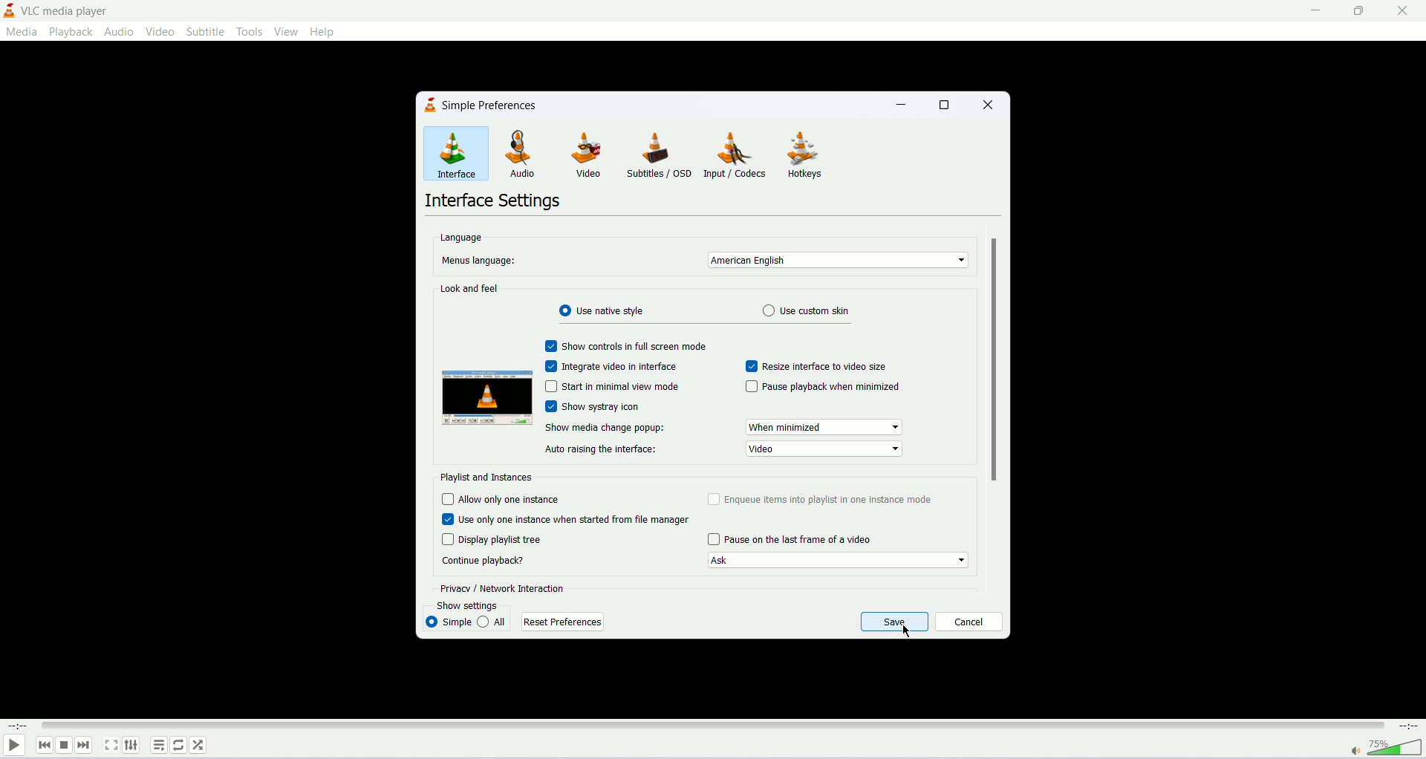 This screenshot has height=759, width=1426. I want to click on close, so click(985, 103).